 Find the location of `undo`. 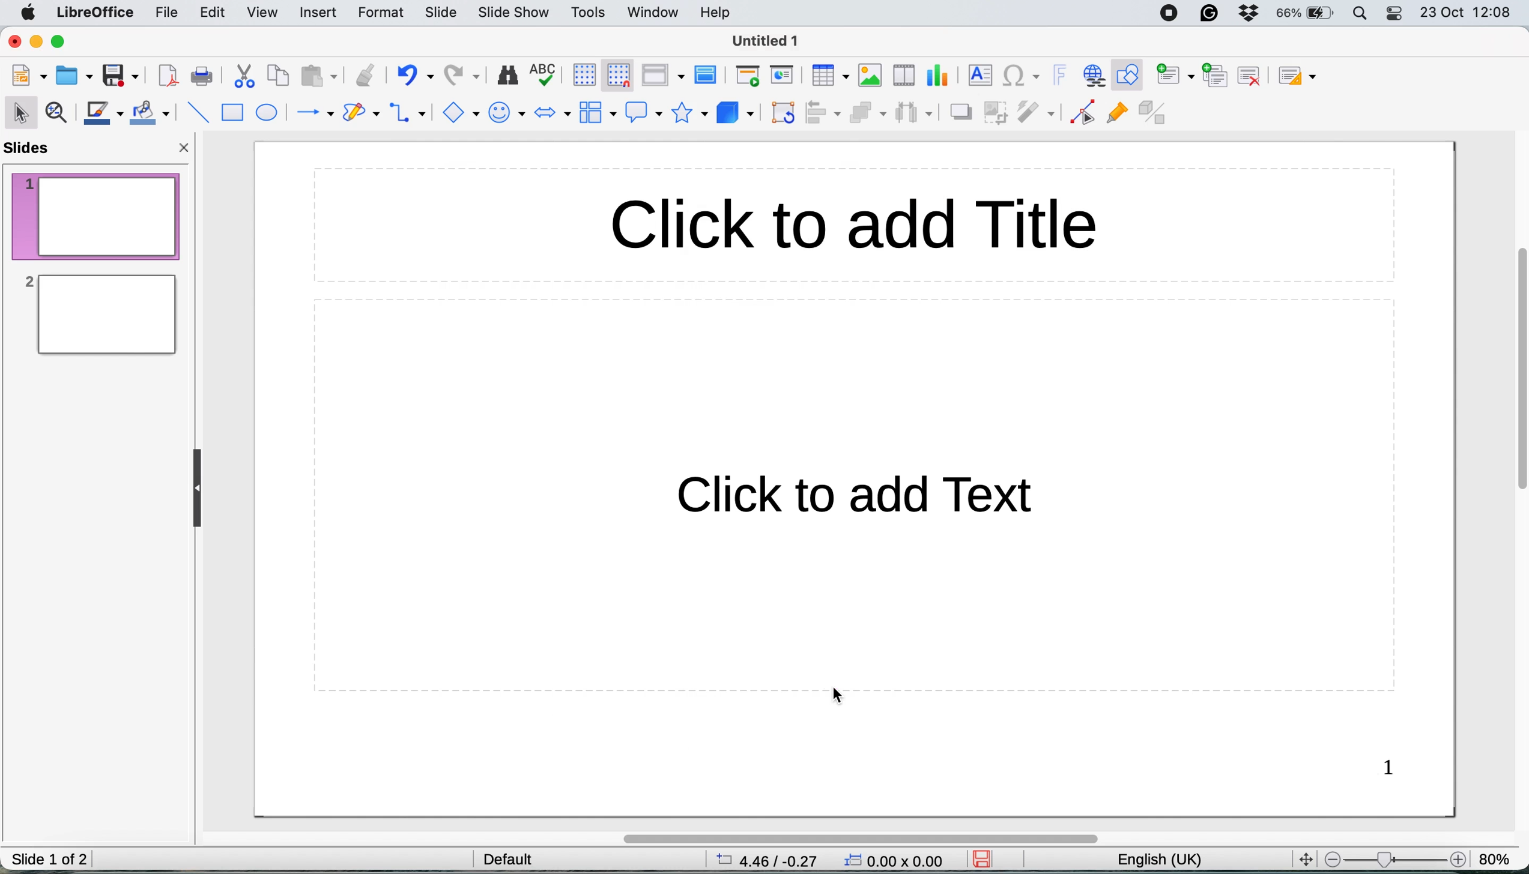

undo is located at coordinates (414, 76).